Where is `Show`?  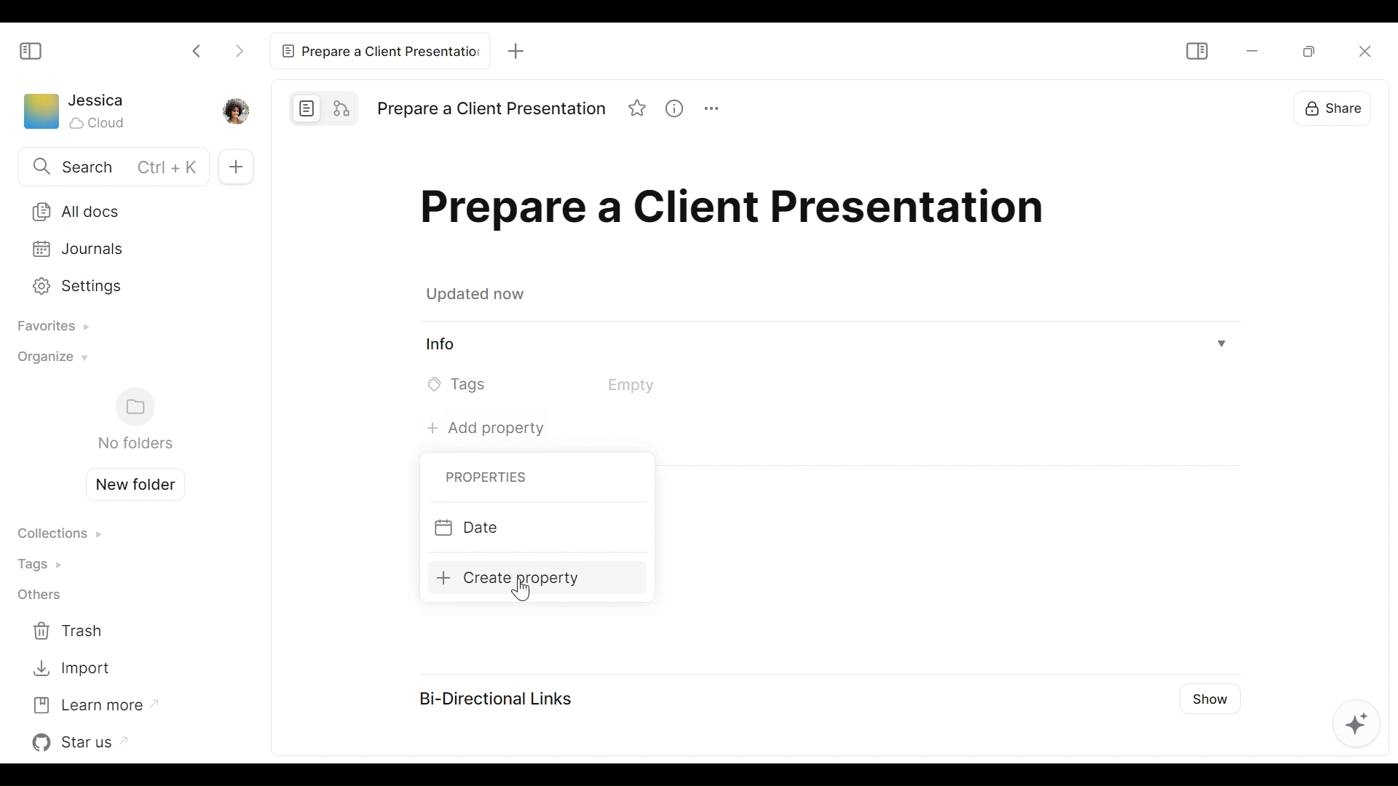
Show is located at coordinates (1212, 695).